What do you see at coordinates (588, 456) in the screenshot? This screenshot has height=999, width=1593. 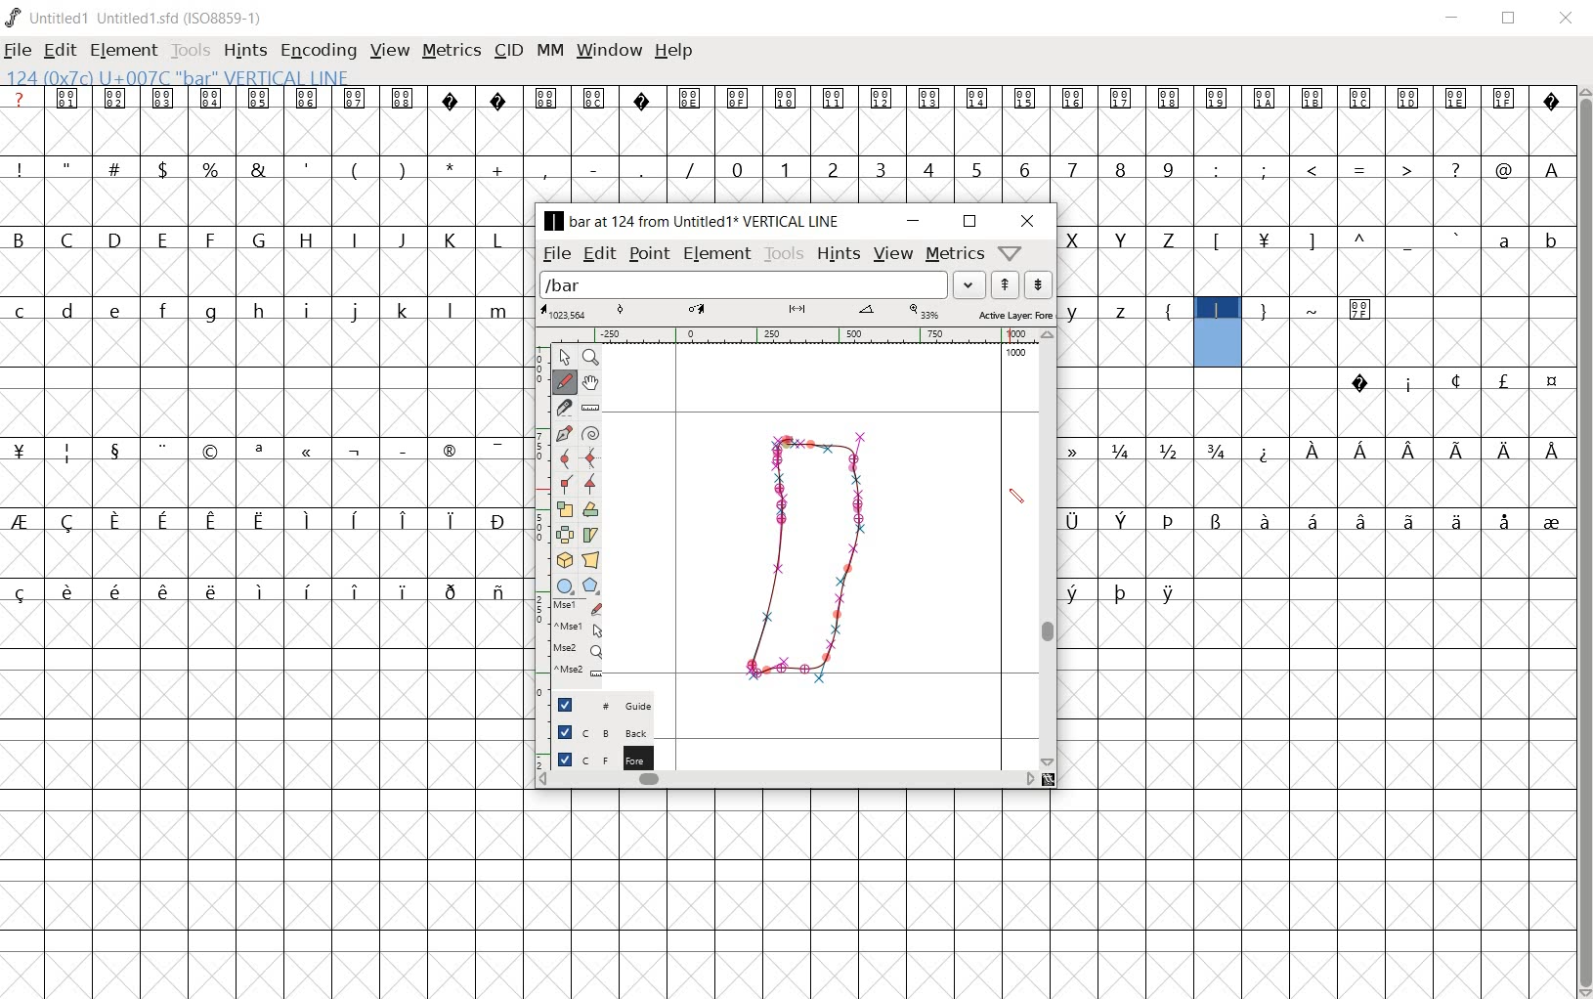 I see `add a curve point always either horizontal or vertical` at bounding box center [588, 456].